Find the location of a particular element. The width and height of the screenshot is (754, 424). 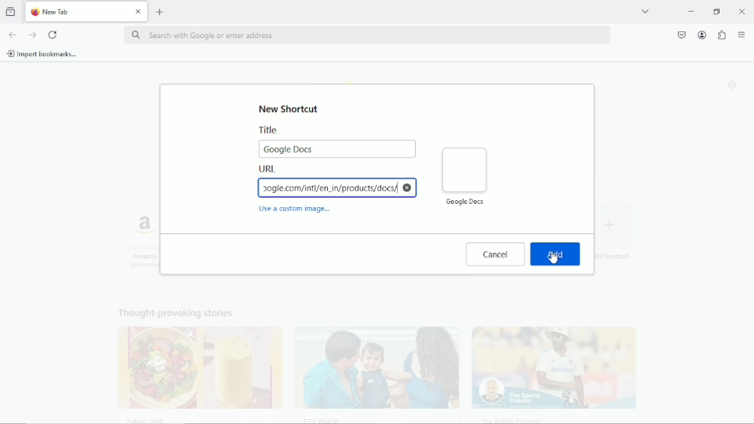

list all tabs is located at coordinates (645, 10).